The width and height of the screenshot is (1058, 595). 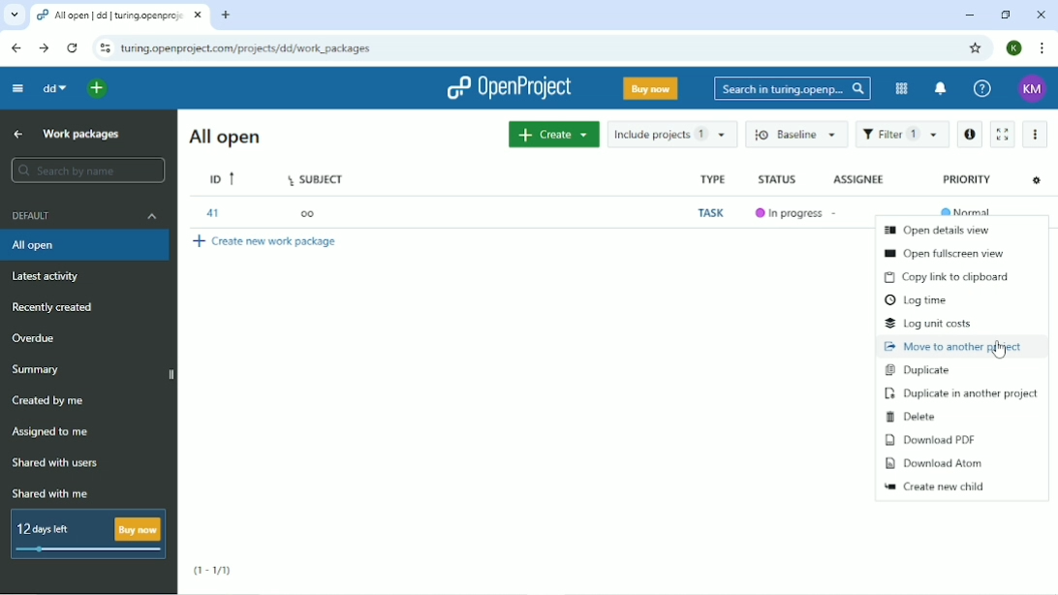 What do you see at coordinates (938, 88) in the screenshot?
I see `To notification center` at bounding box center [938, 88].